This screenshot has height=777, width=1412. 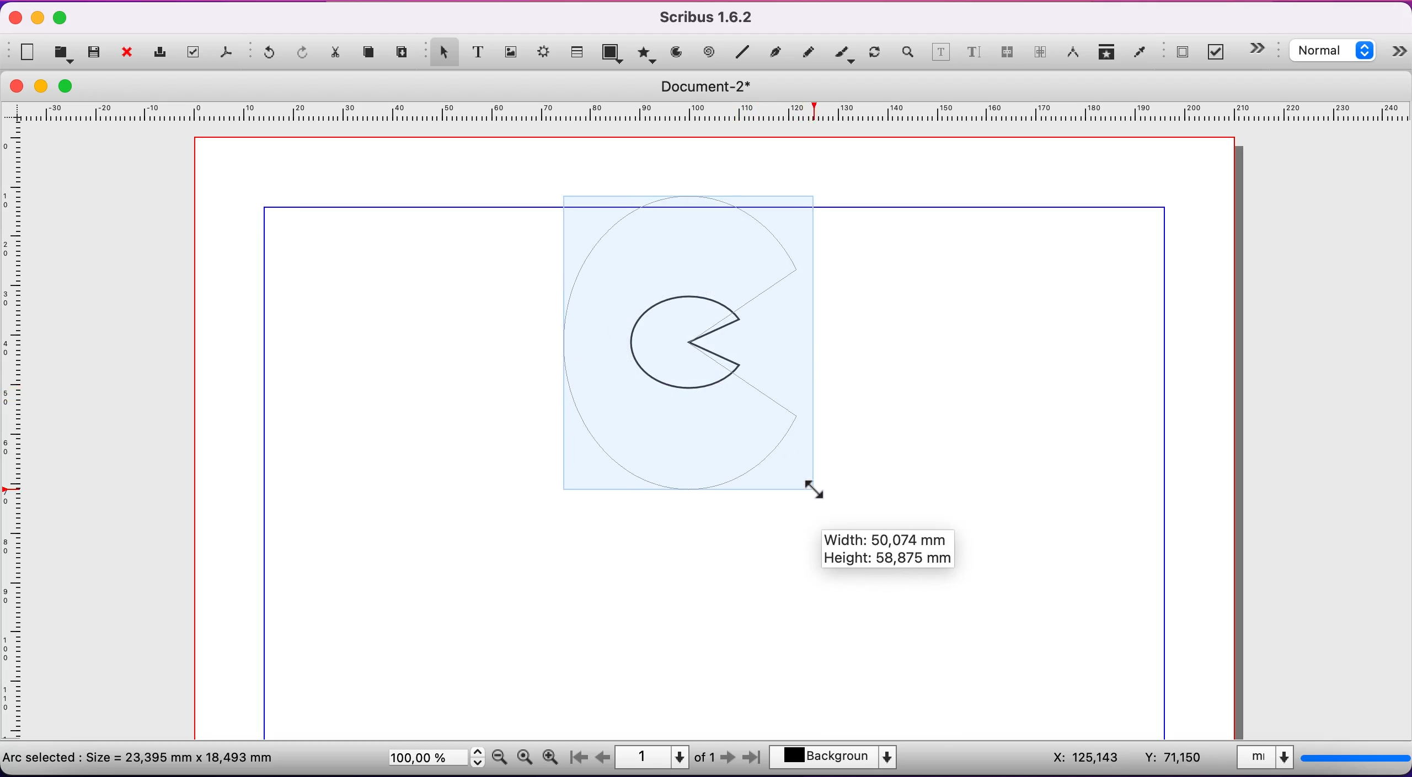 I want to click on print, so click(x=163, y=52).